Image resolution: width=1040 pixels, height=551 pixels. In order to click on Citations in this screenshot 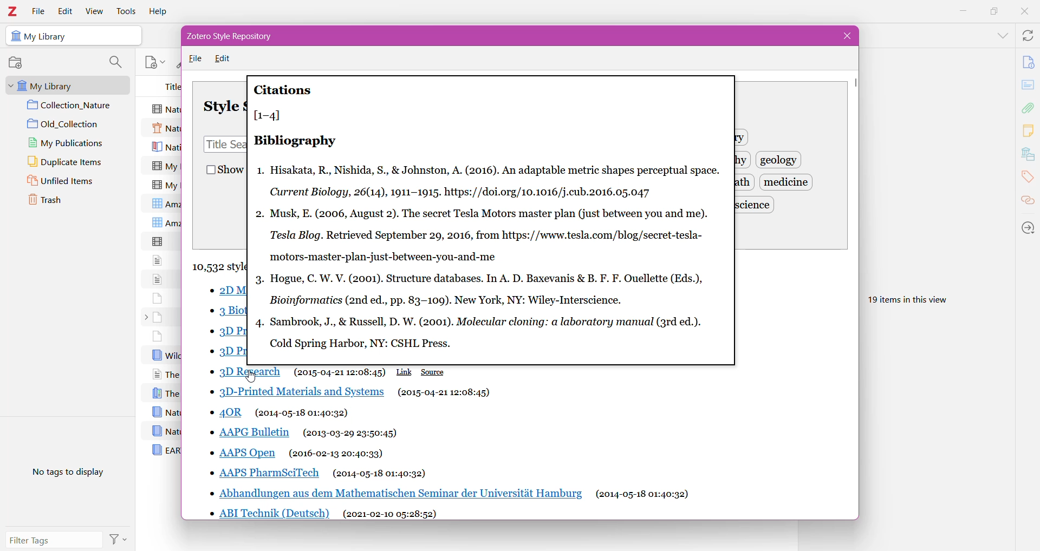, I will do `click(284, 90)`.